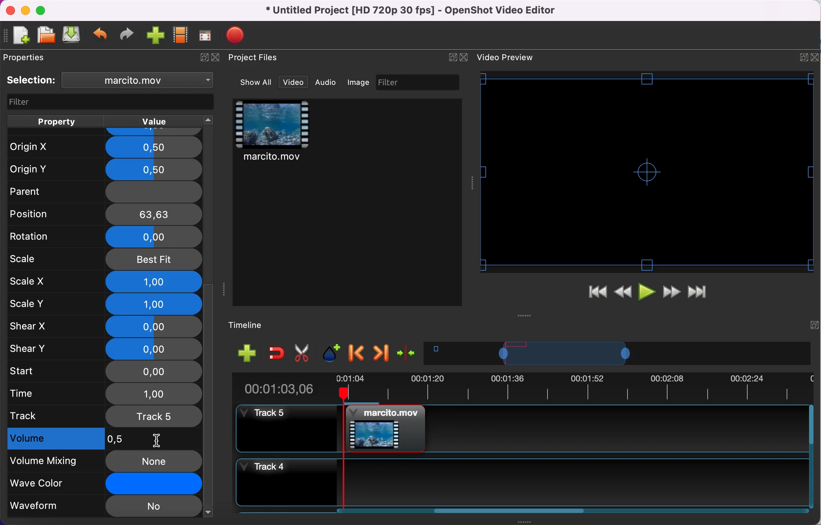  I want to click on new file, so click(18, 36).